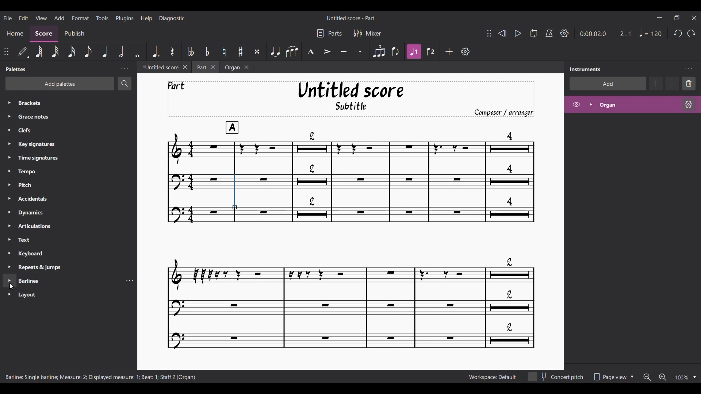 This screenshot has width=701, height=394. I want to click on Play, so click(518, 33).